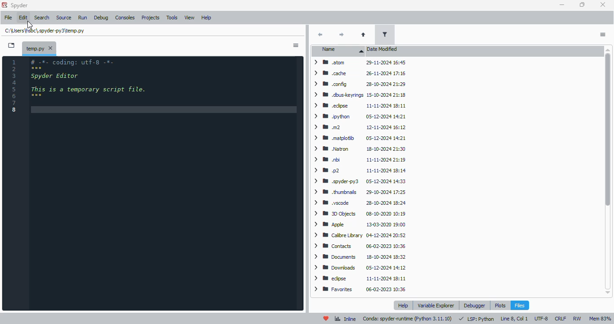 Image resolution: width=614 pixels, height=324 pixels. I want to click on maximize, so click(583, 4).